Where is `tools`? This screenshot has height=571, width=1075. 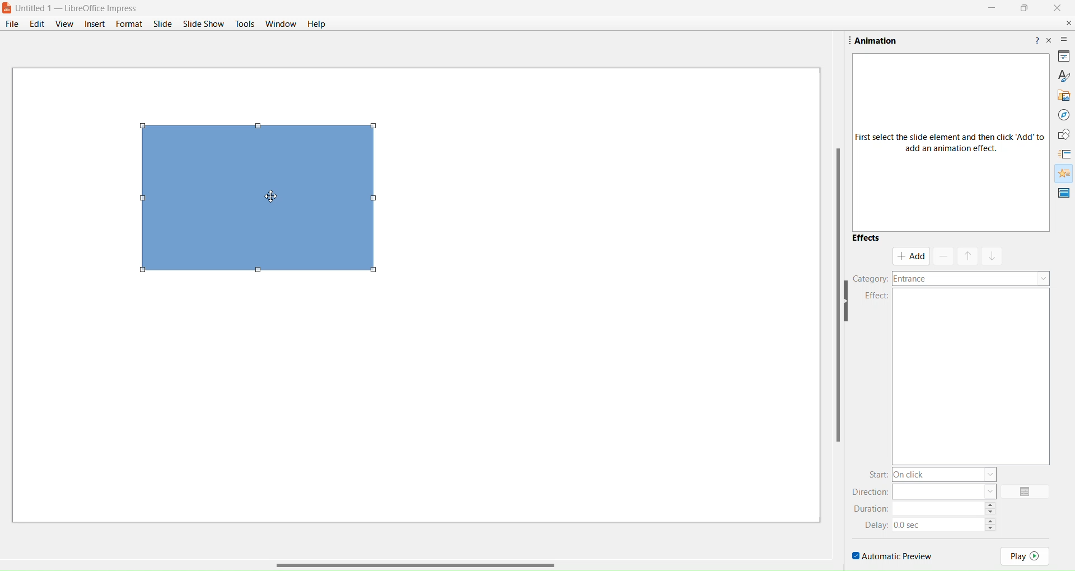 tools is located at coordinates (245, 24).